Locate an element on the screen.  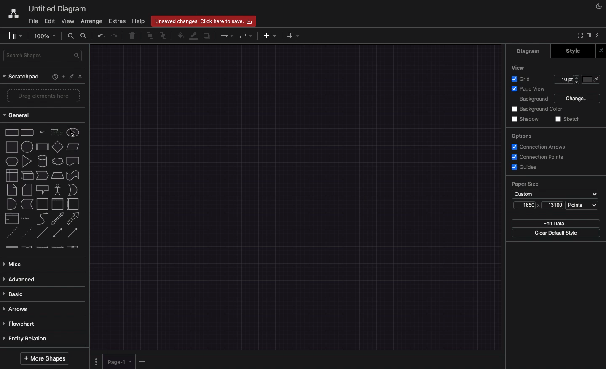
Format is located at coordinates (589, 37).